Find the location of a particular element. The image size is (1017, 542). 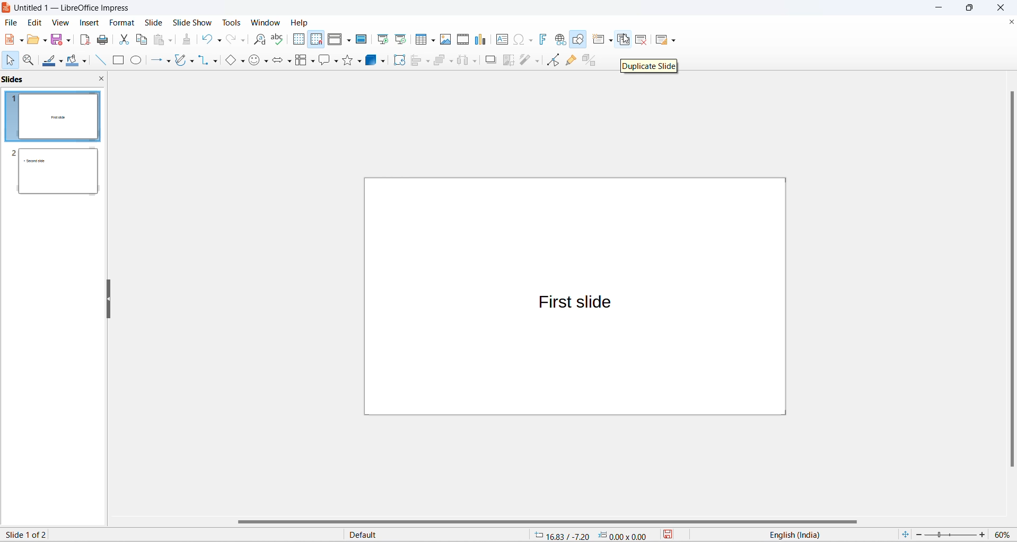

paste options is located at coordinates (174, 38).